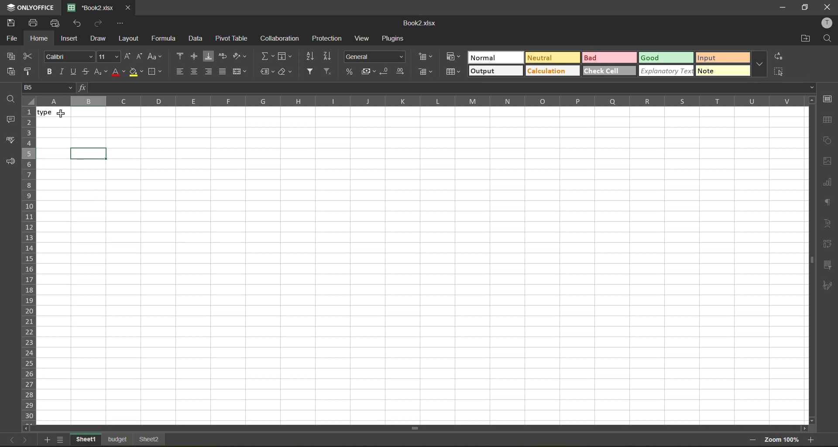 This screenshot has width=838, height=447. Describe the element at coordinates (139, 58) in the screenshot. I see `decrement size` at that location.